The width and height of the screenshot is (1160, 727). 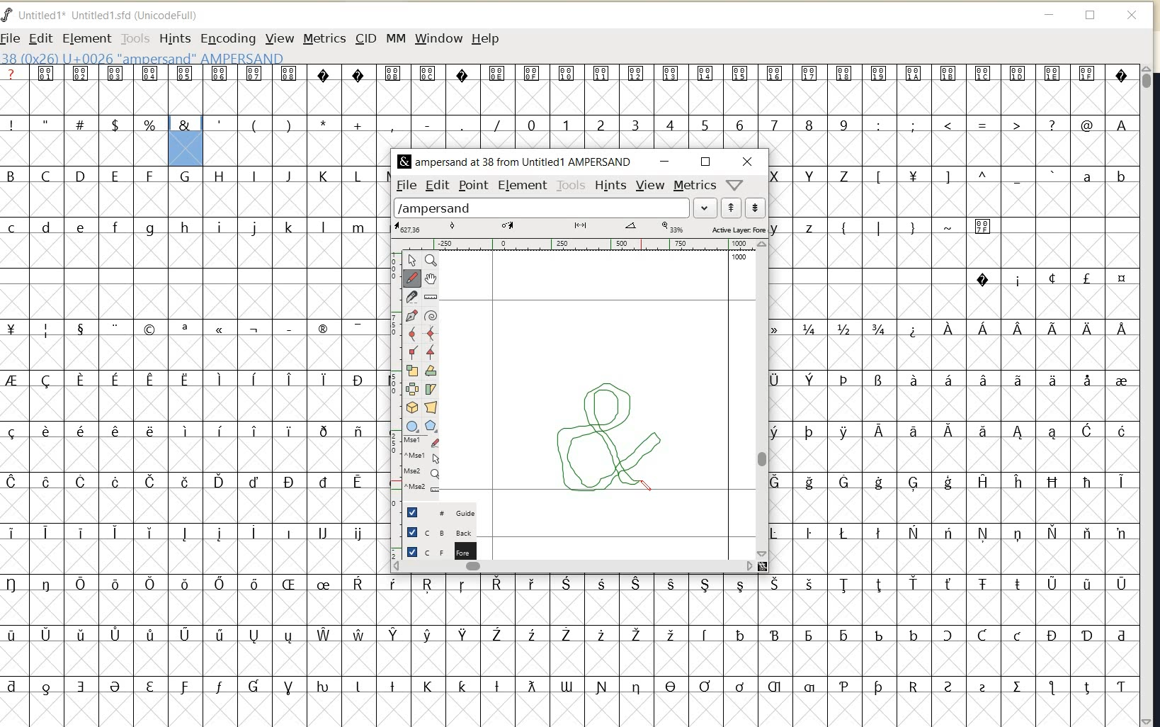 What do you see at coordinates (11, 39) in the screenshot?
I see `FILE` at bounding box center [11, 39].